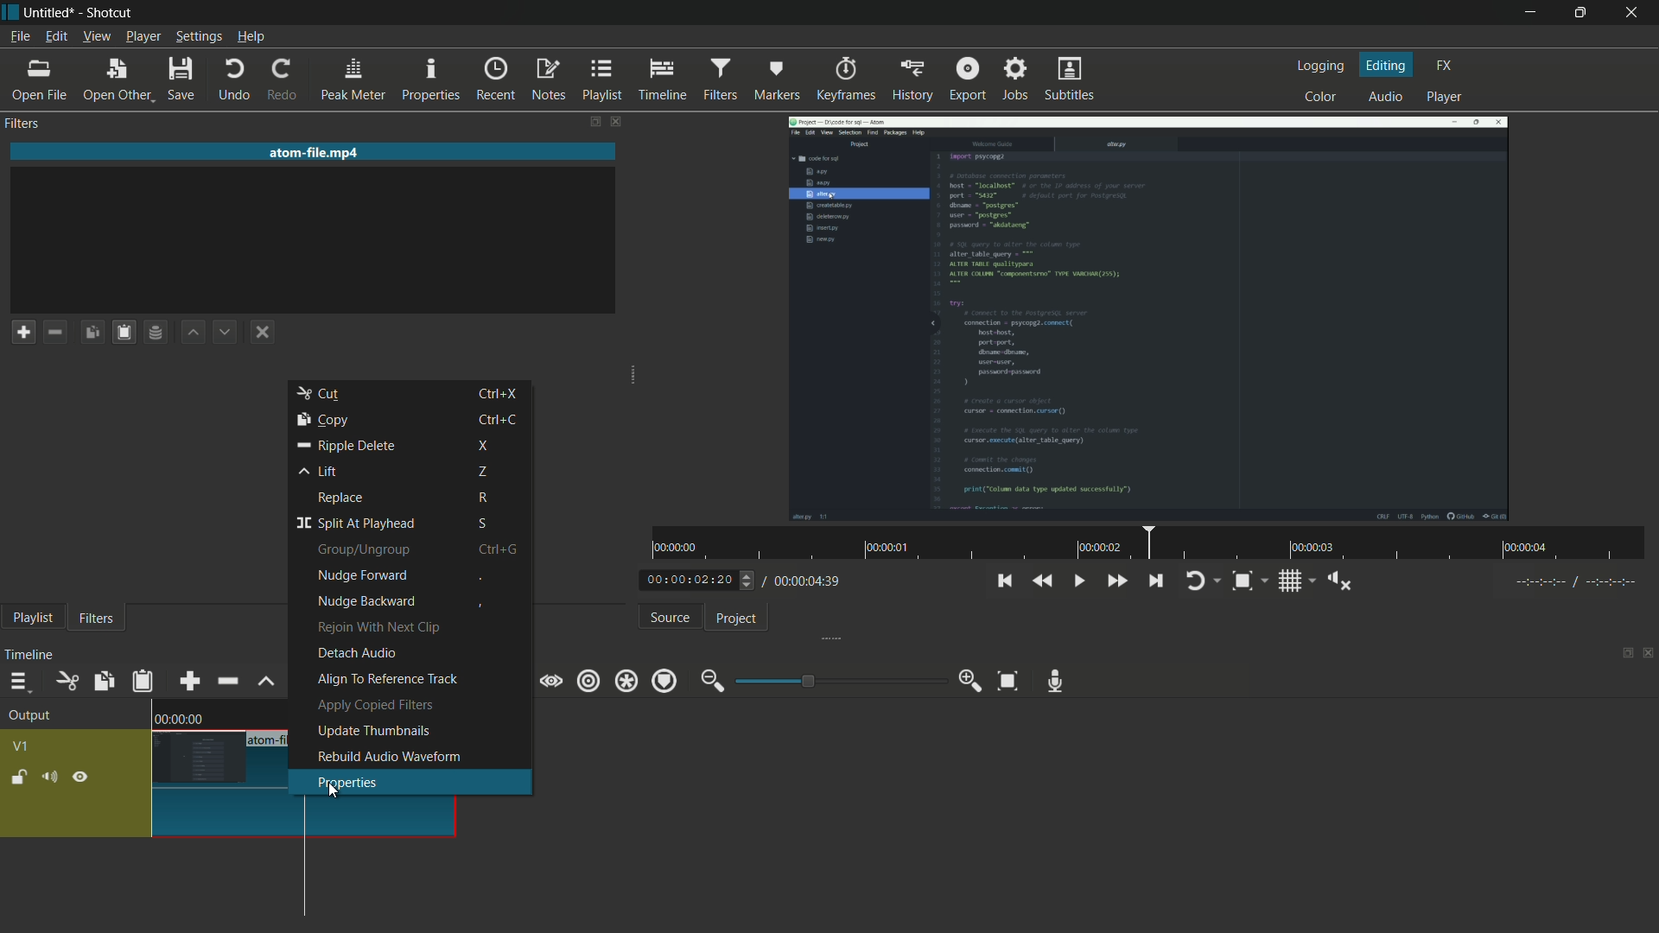 Image resolution: width=1659 pixels, height=933 pixels. Describe the element at coordinates (143, 36) in the screenshot. I see `player menu` at that location.